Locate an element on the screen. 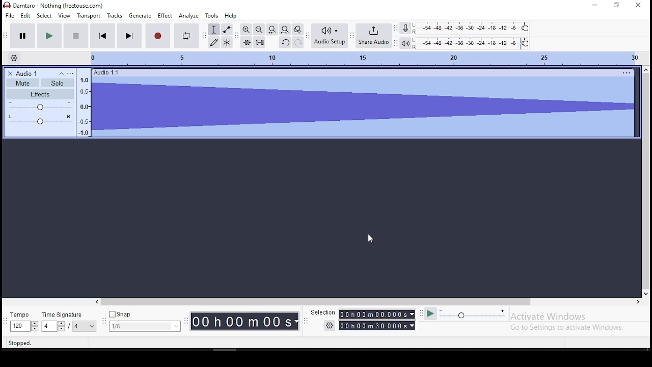 The image size is (652, 367). playback level is located at coordinates (472, 43).